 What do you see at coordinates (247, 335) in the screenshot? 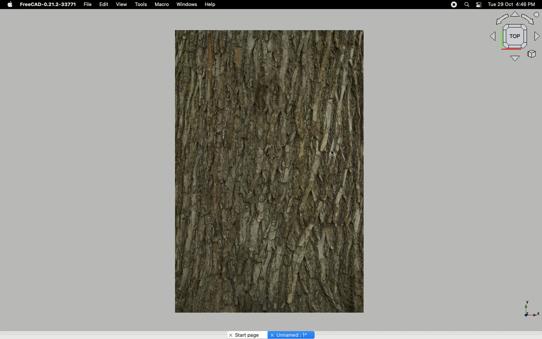
I see `Start page` at bounding box center [247, 335].